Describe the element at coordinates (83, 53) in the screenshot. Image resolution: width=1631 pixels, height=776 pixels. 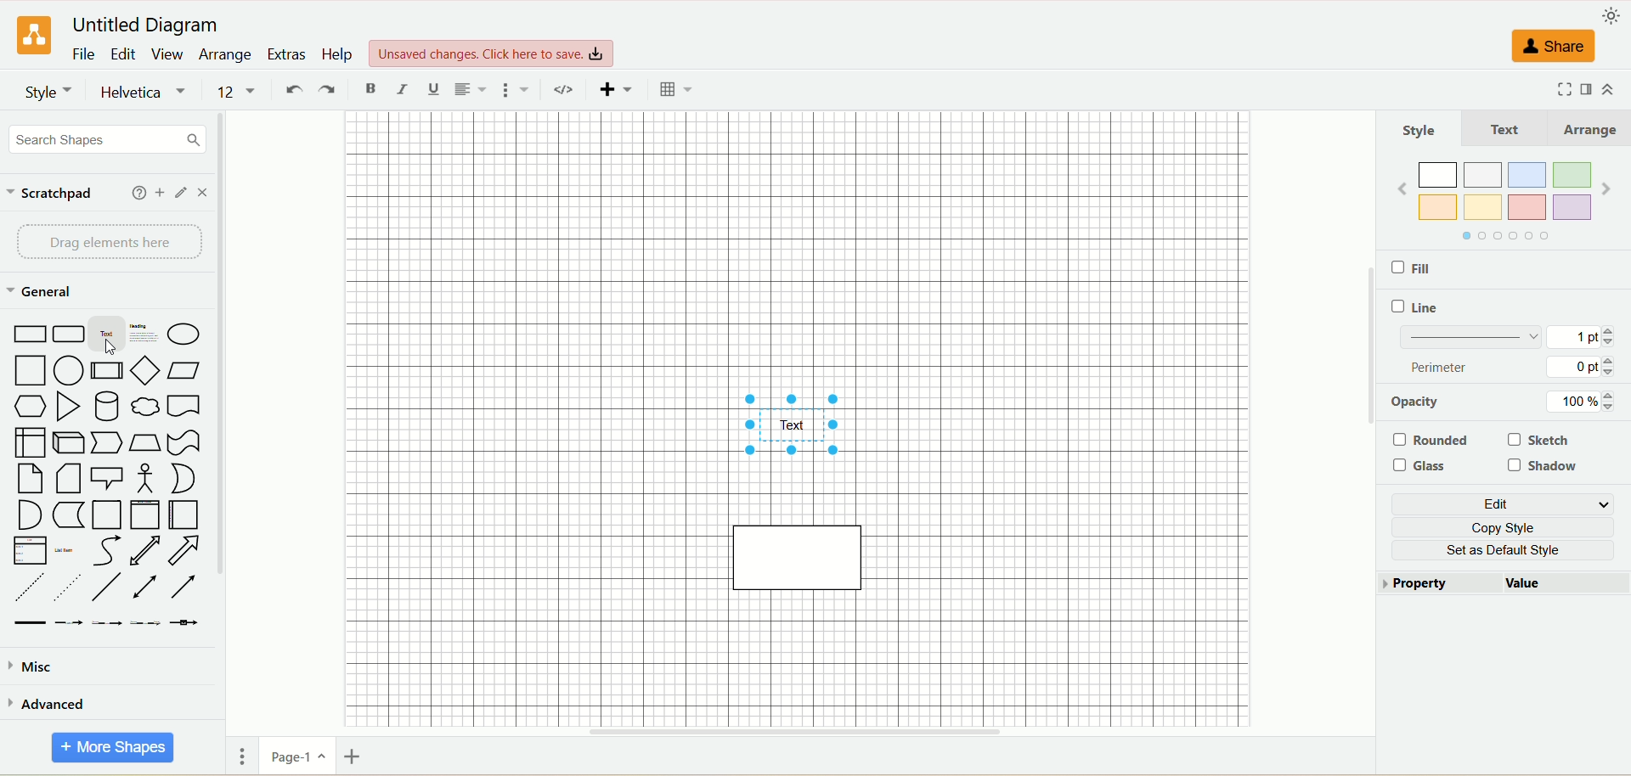
I see `file` at that location.